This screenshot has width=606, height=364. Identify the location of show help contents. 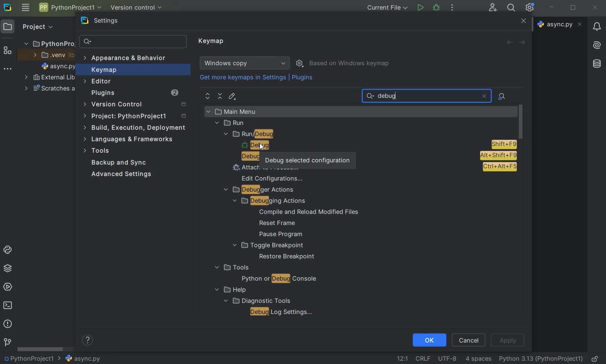
(88, 341).